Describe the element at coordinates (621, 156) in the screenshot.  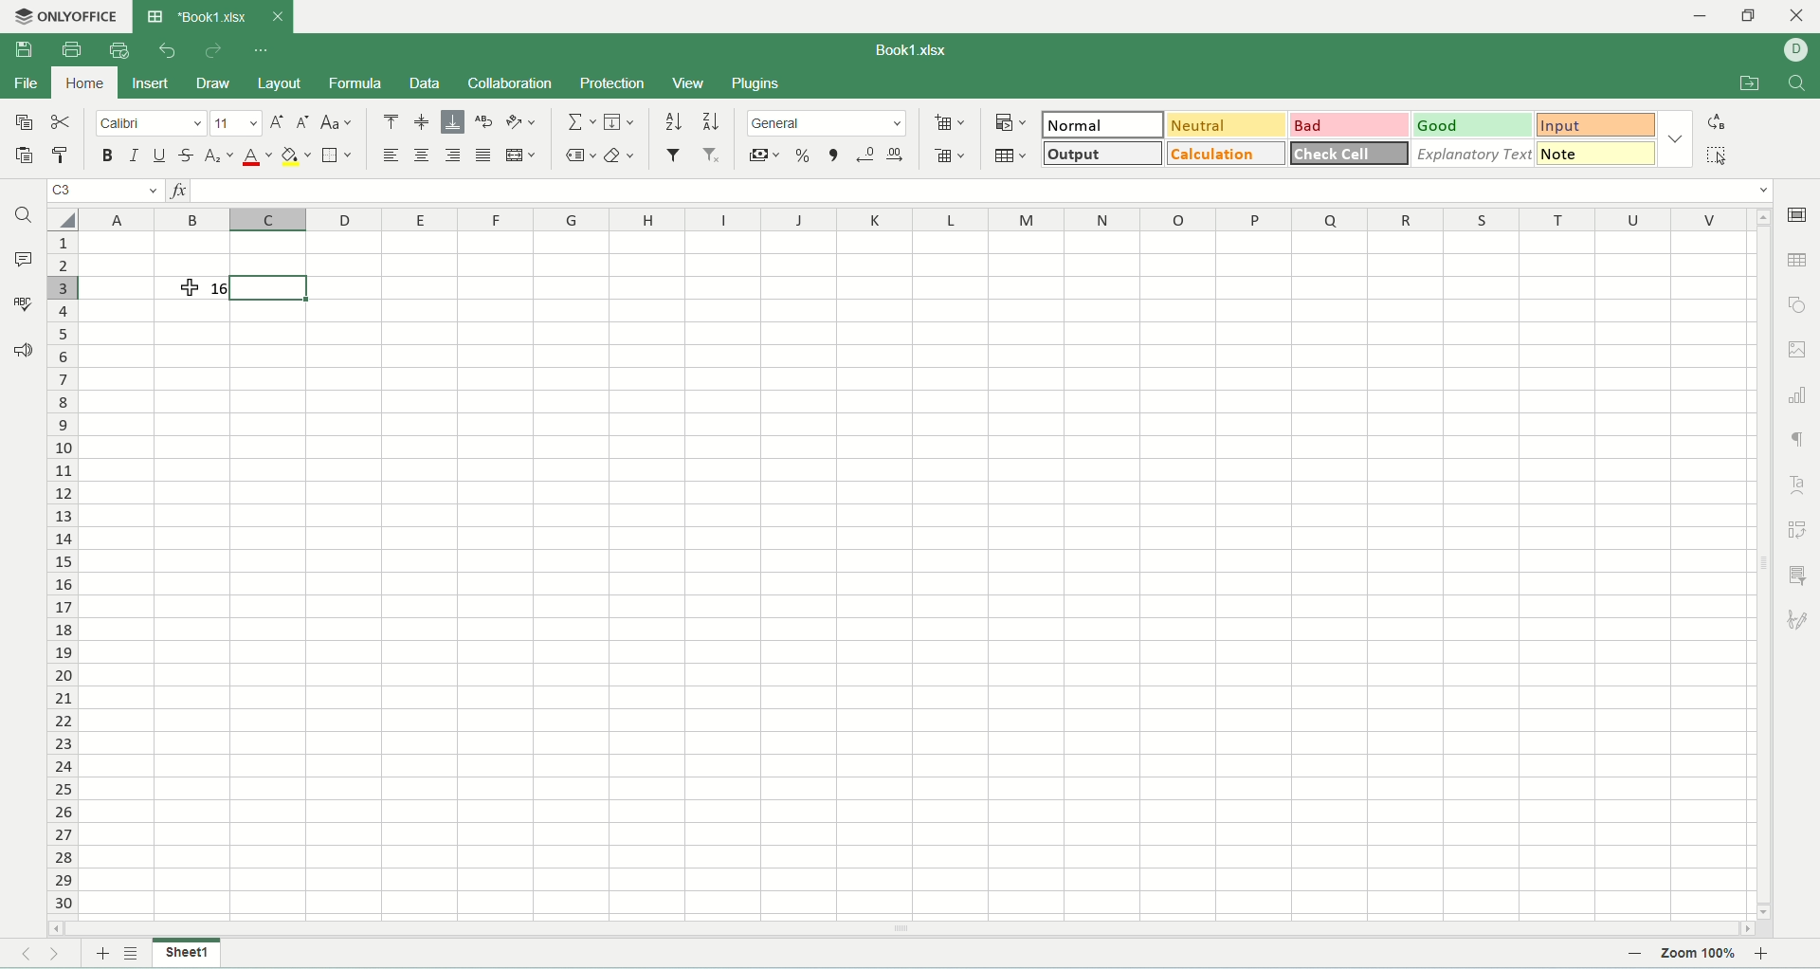
I see `clear` at that location.